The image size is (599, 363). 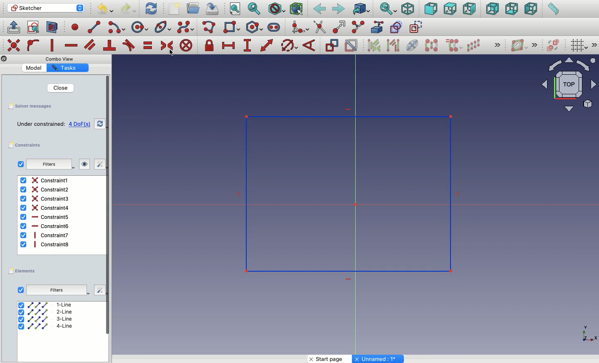 I want to click on circle, so click(x=140, y=27).